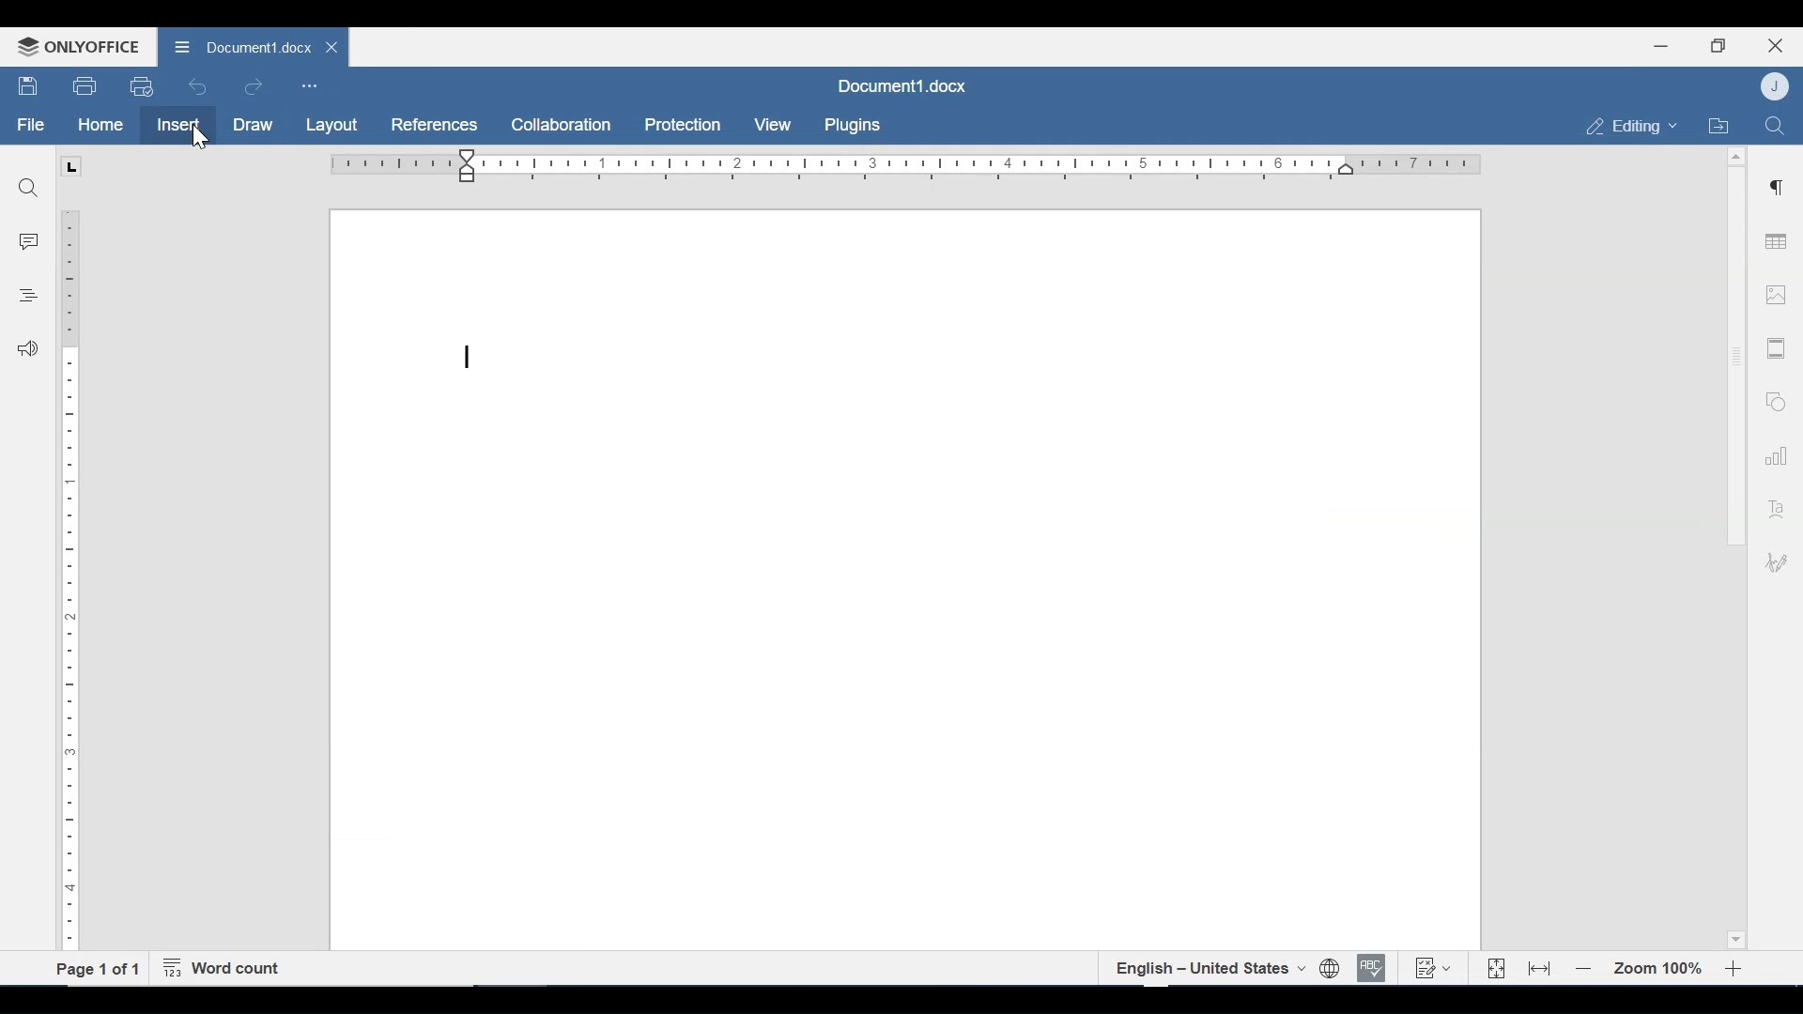 The width and height of the screenshot is (1803, 1014). What do you see at coordinates (1659, 969) in the screenshot?
I see `Zoom 100%` at bounding box center [1659, 969].